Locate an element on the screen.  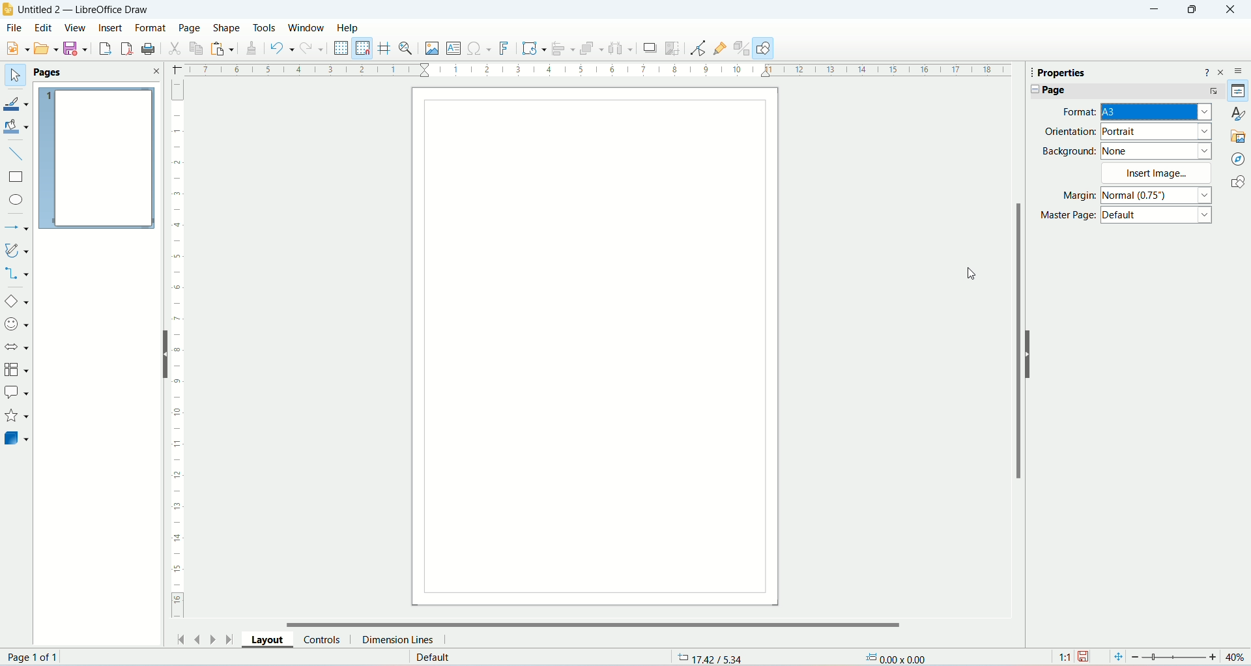
help is located at coordinates (349, 28).